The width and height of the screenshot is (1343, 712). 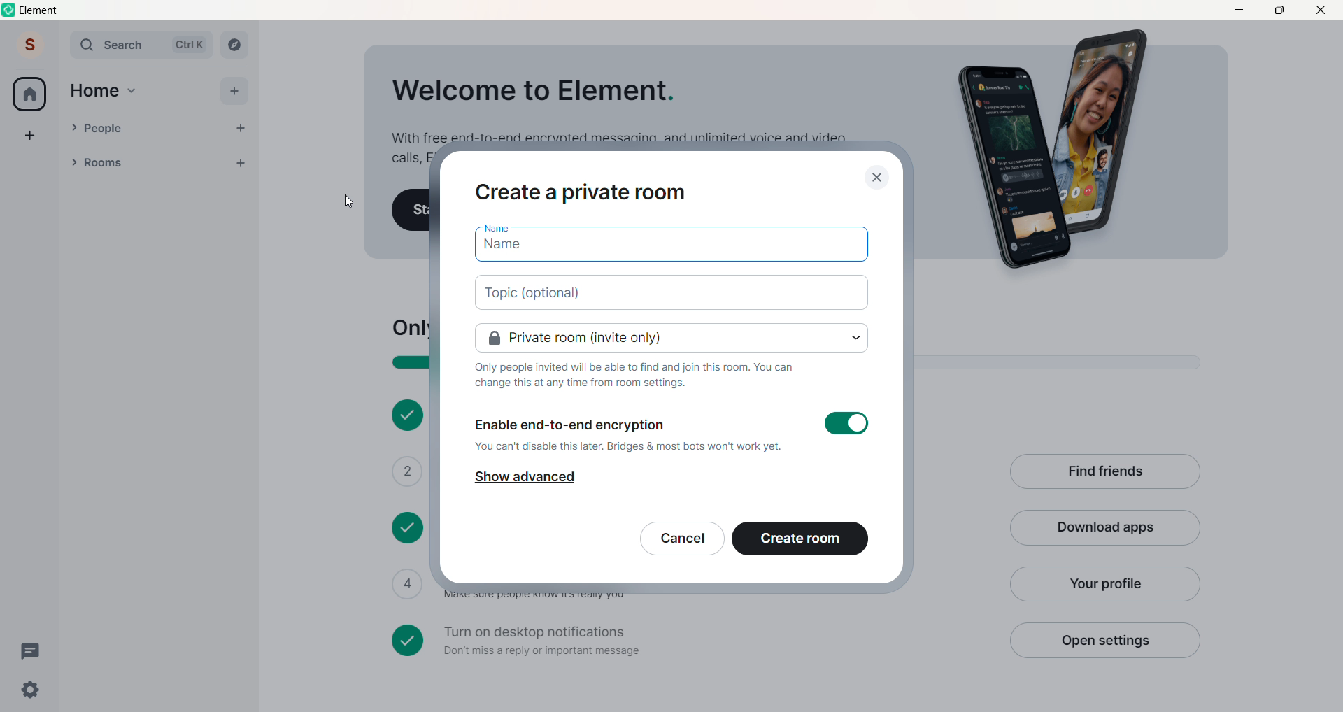 What do you see at coordinates (245, 161) in the screenshot?
I see `Add room` at bounding box center [245, 161].